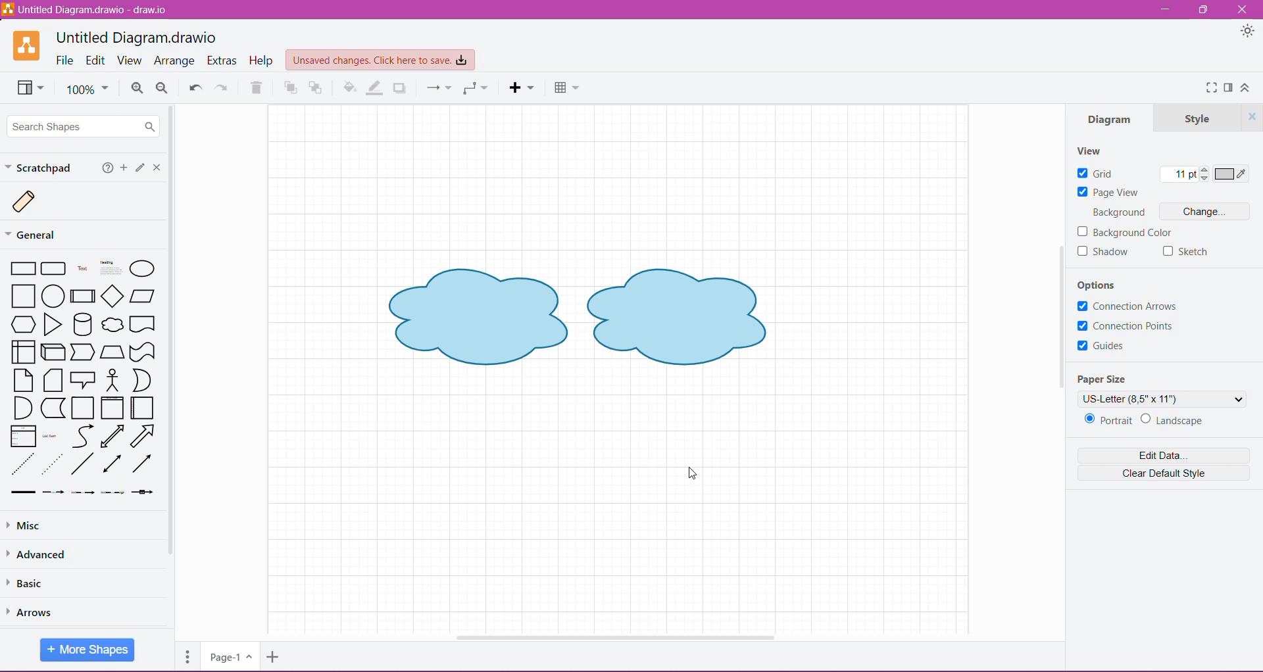  I want to click on Edit Data, so click(1159, 456).